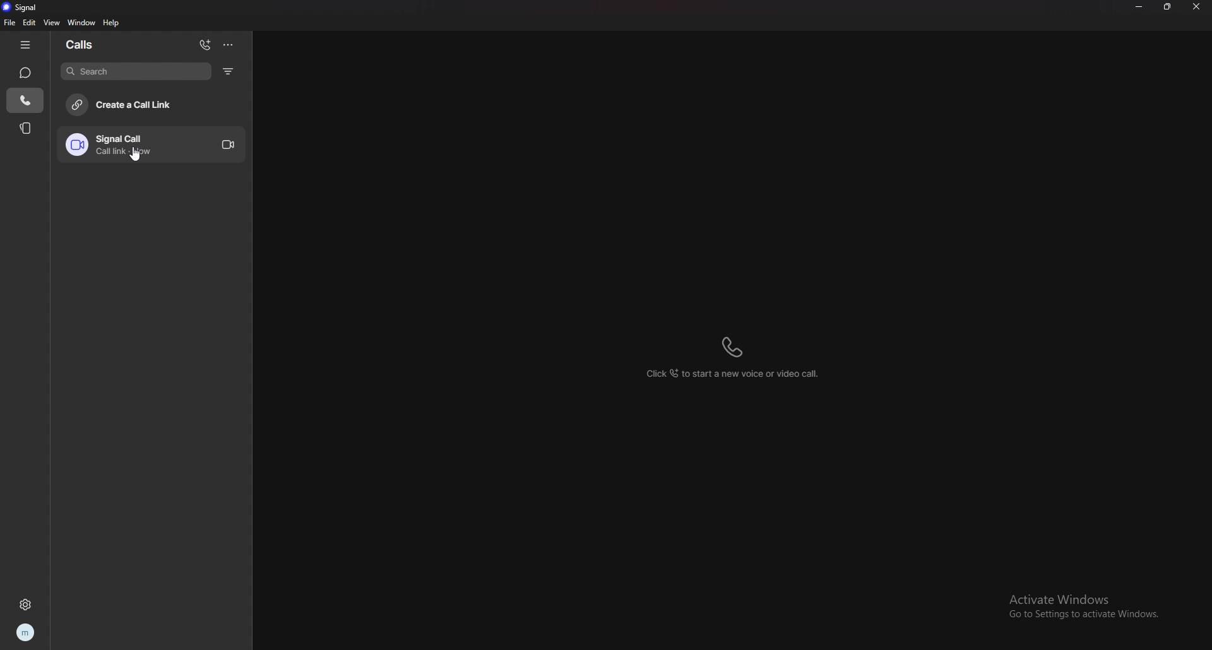 The height and width of the screenshot is (650, 1212). What do you see at coordinates (27, 45) in the screenshot?
I see `hide tab` at bounding box center [27, 45].